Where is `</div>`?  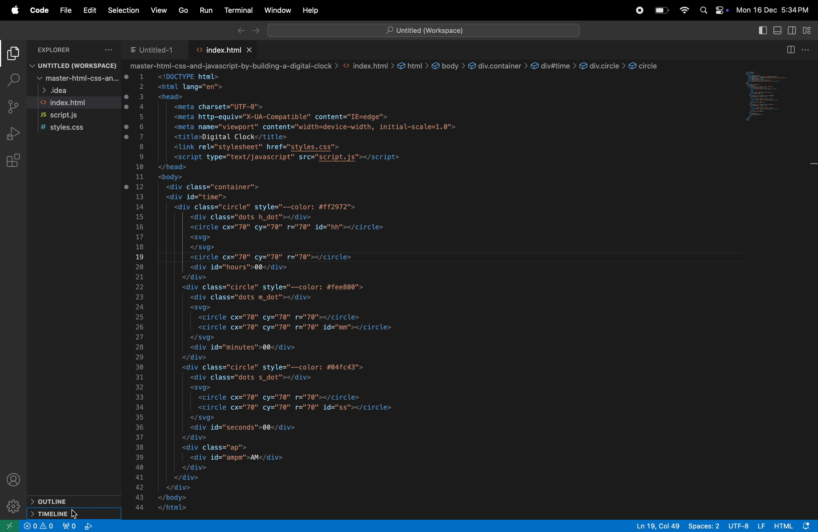
</div> is located at coordinates (195, 277).